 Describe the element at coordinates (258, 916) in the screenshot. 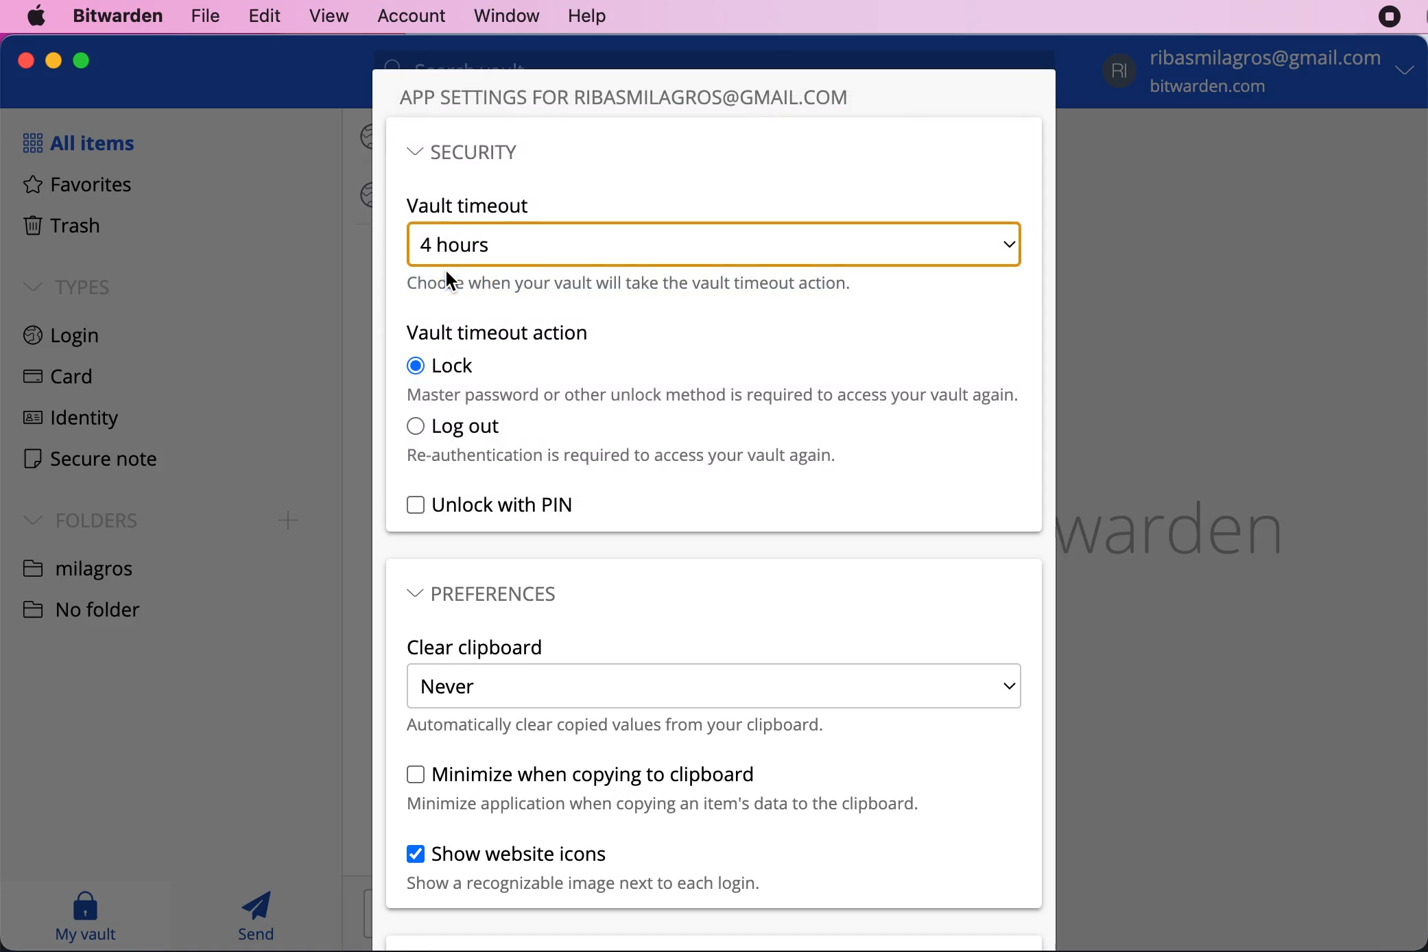

I see `send` at that location.